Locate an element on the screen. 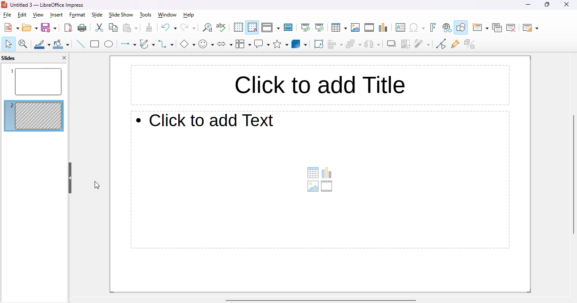 This screenshot has width=577, height=303. symbol shapes is located at coordinates (206, 45).